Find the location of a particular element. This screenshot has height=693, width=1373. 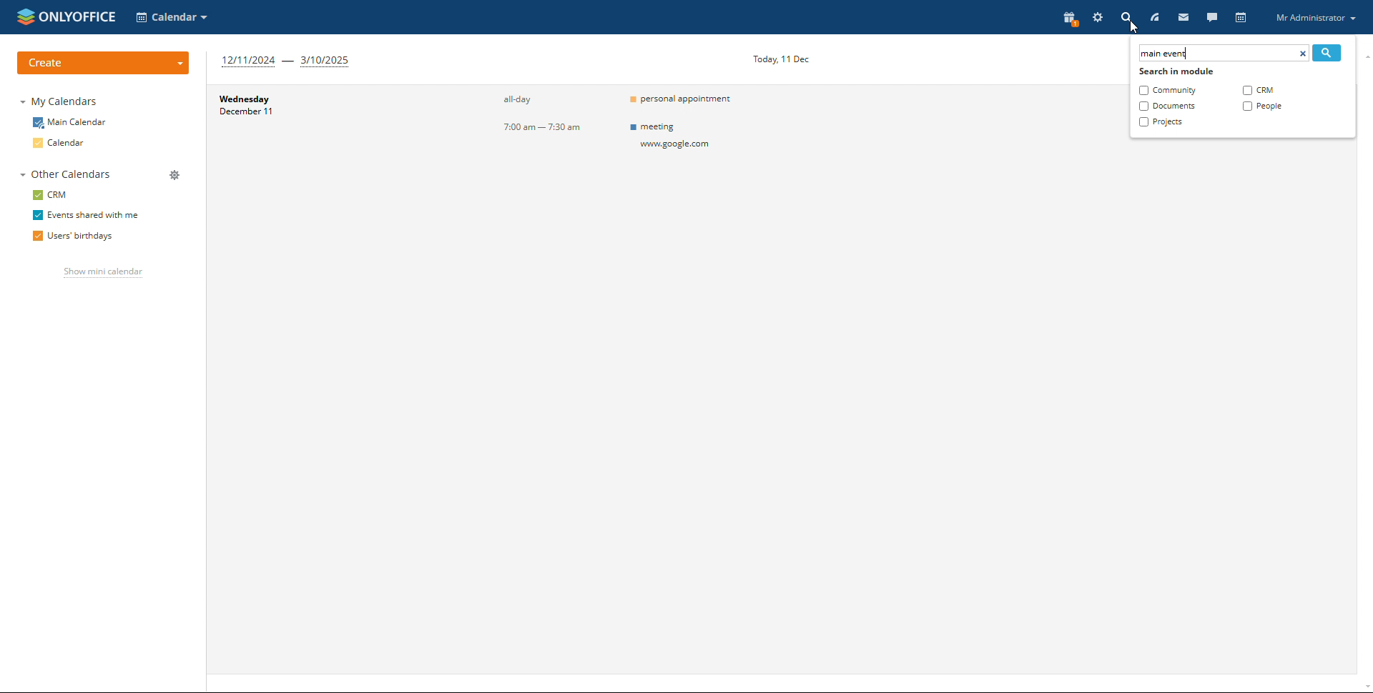

people is located at coordinates (1261, 106).